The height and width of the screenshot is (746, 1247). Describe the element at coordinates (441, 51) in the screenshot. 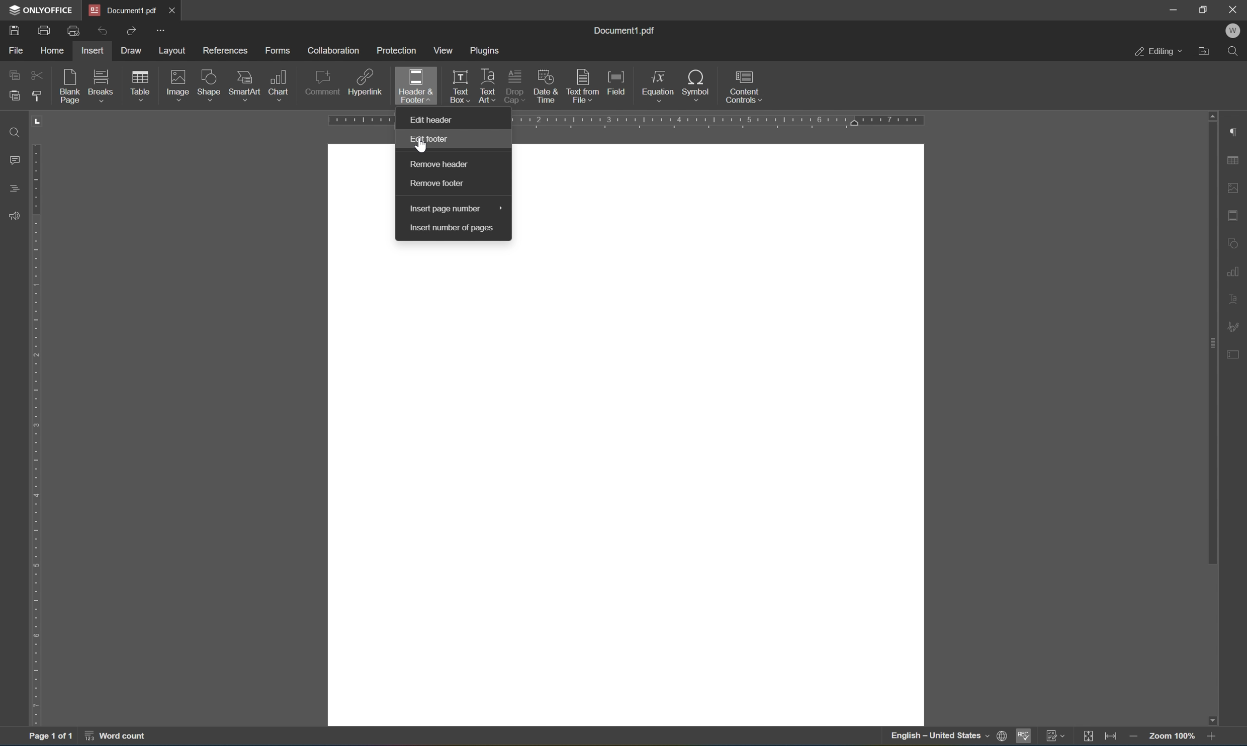

I see `view` at that location.